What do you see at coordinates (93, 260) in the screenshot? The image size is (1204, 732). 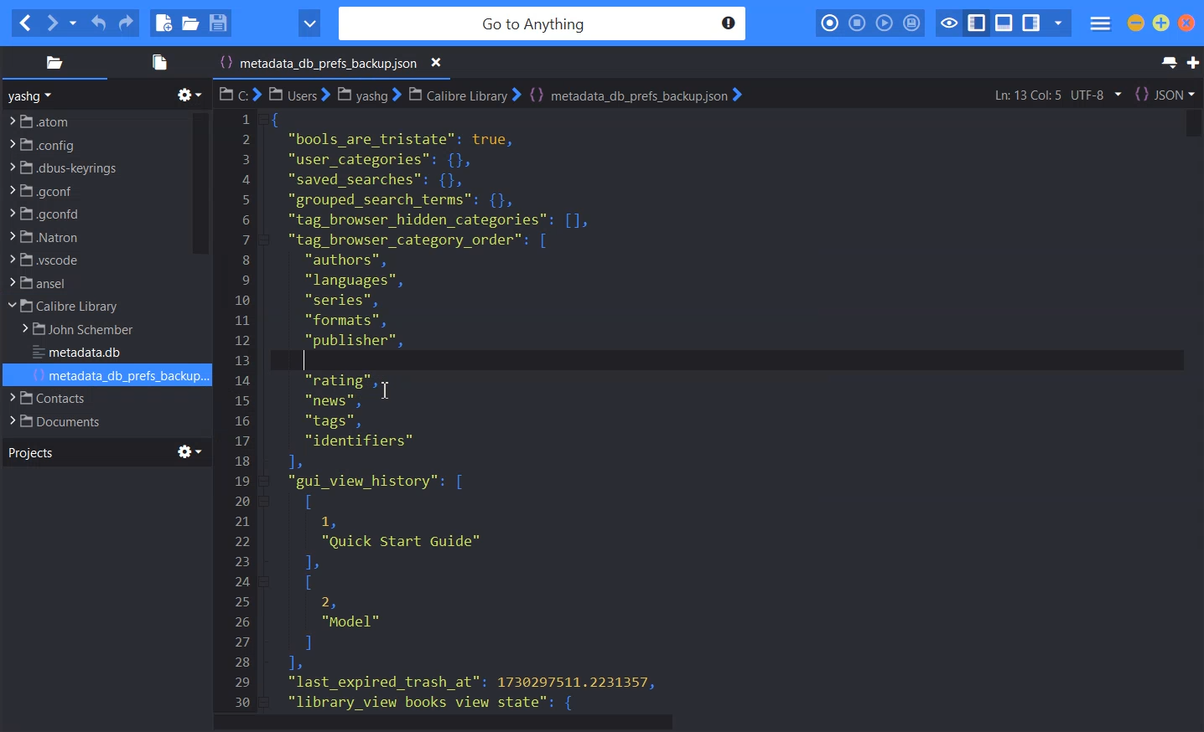 I see `File` at bounding box center [93, 260].